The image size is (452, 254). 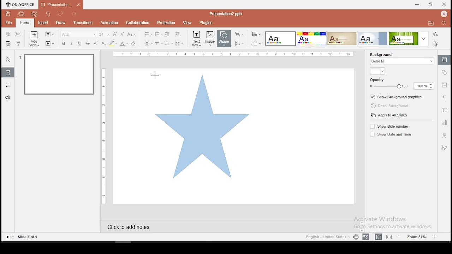 What do you see at coordinates (18, 43) in the screenshot?
I see `clone formatting` at bounding box center [18, 43].